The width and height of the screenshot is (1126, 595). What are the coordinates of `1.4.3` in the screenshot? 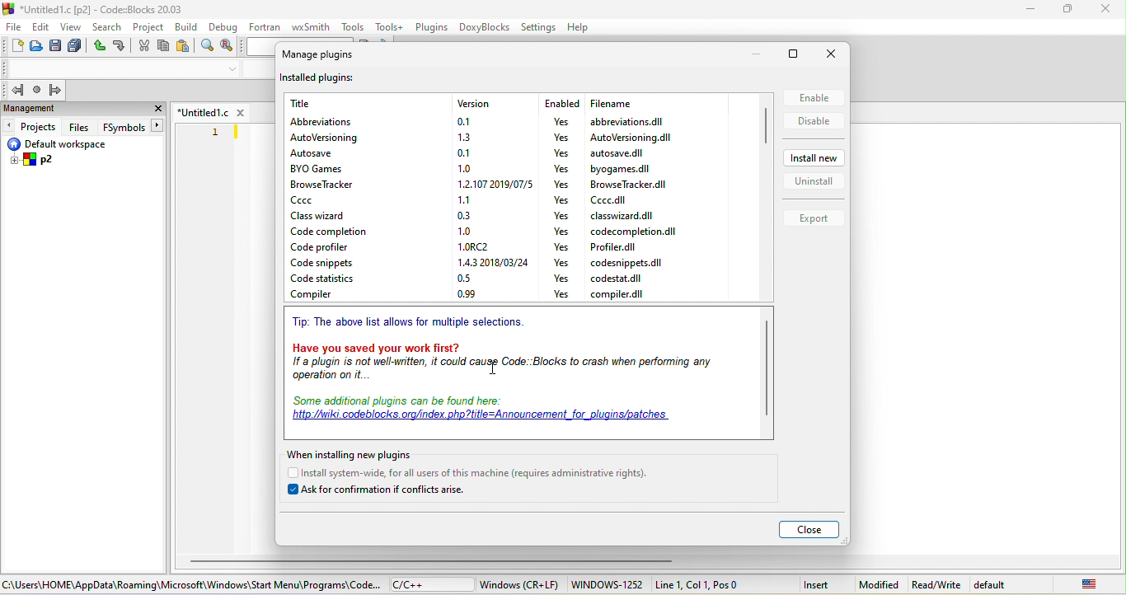 It's located at (485, 263).